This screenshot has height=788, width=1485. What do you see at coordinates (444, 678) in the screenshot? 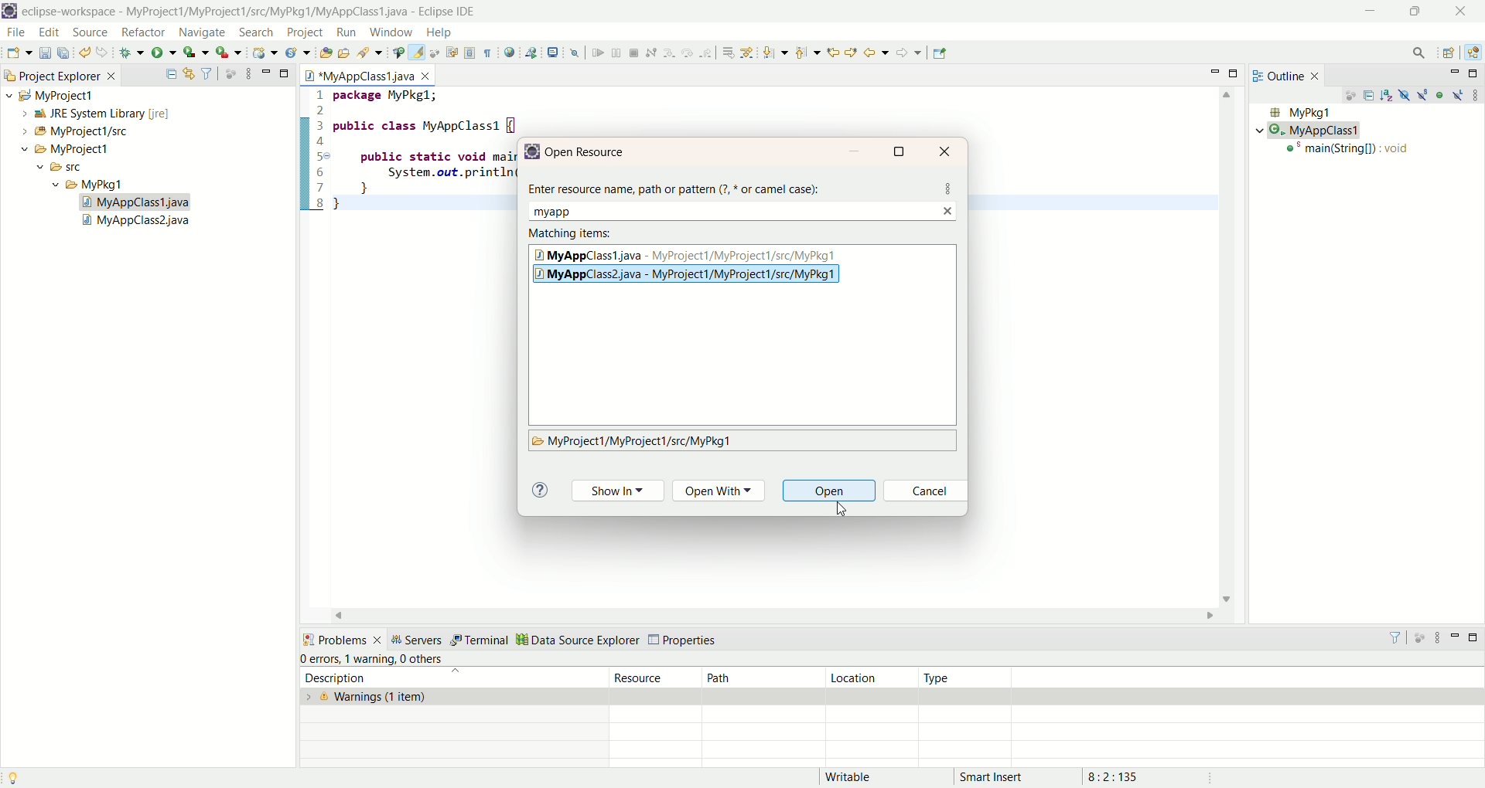
I see `description` at bounding box center [444, 678].